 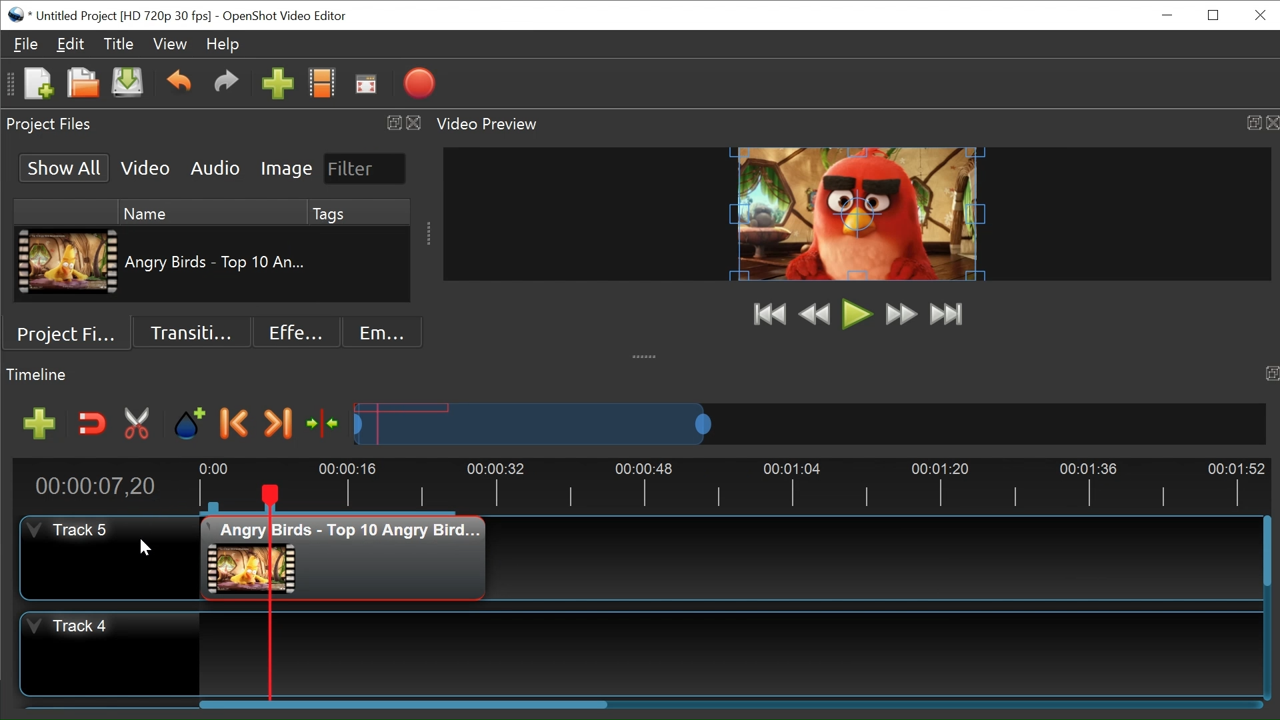 I want to click on View, so click(x=169, y=45).